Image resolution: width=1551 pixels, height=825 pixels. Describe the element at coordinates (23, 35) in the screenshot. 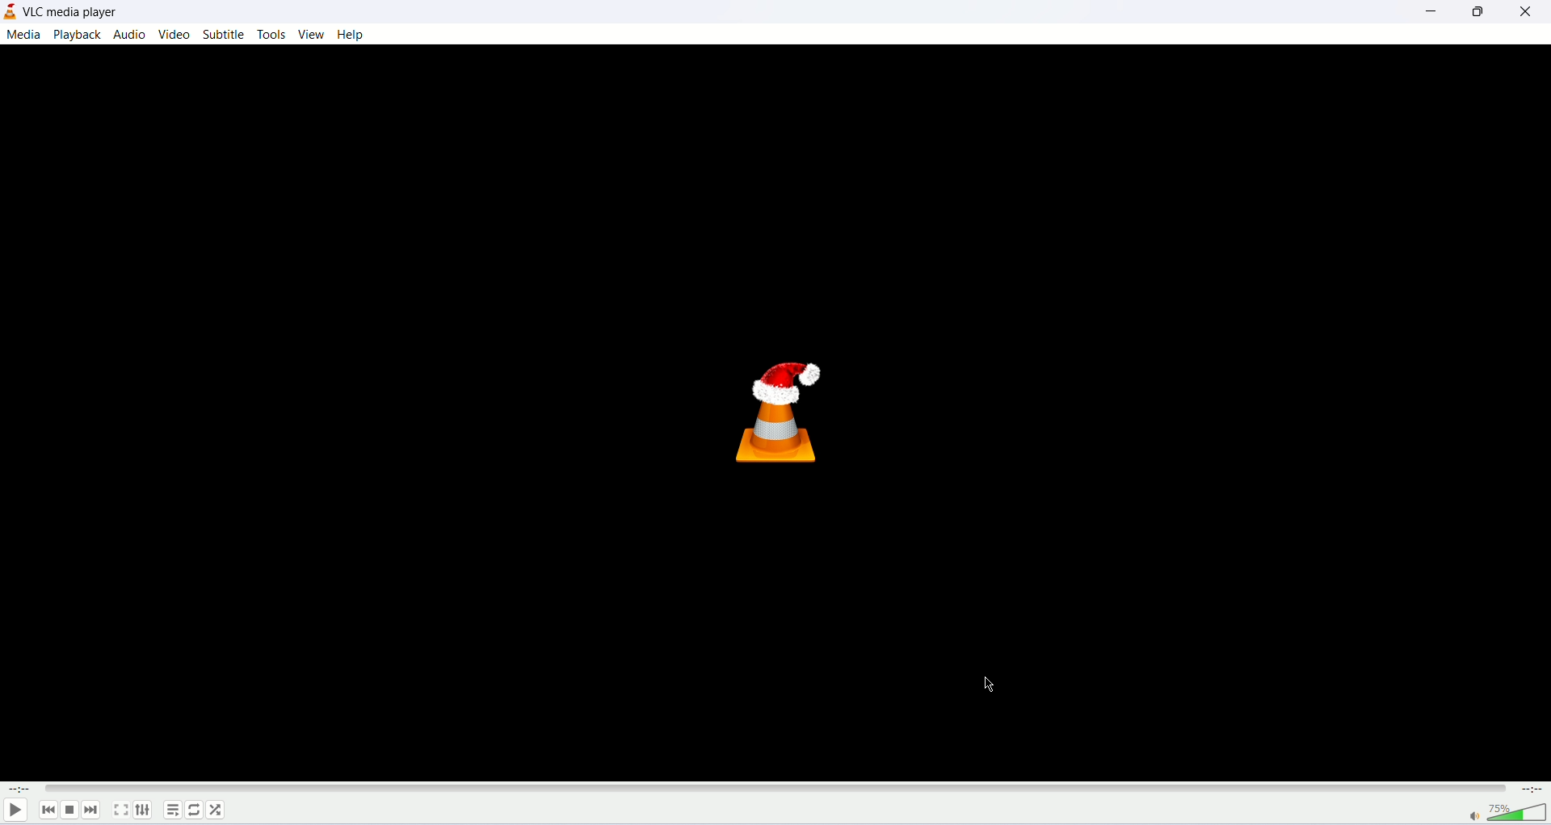

I see `media` at that location.